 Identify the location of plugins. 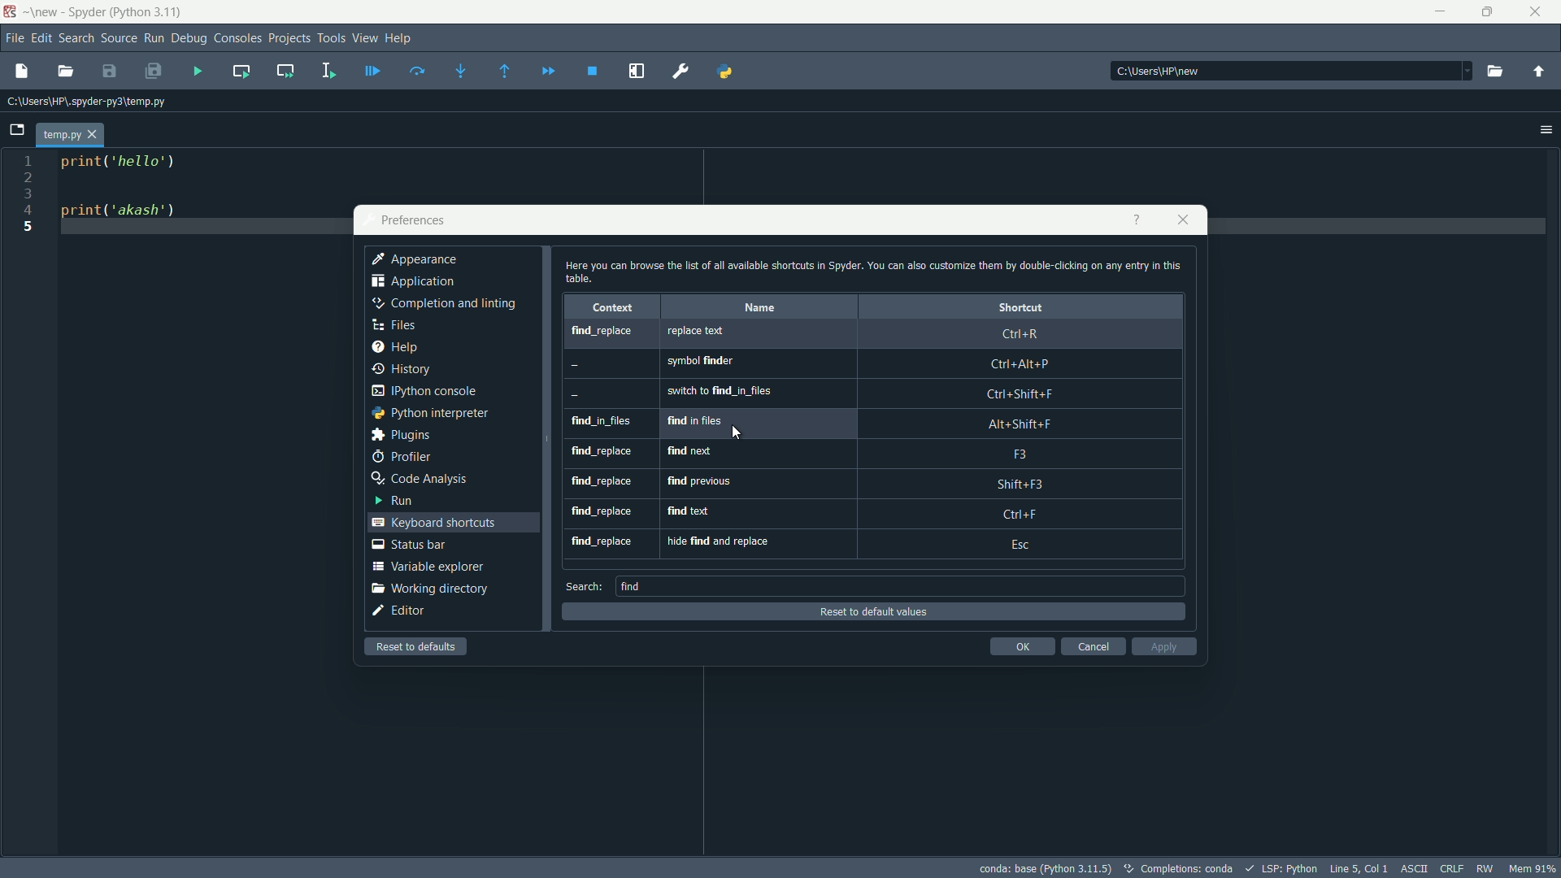
(405, 434).